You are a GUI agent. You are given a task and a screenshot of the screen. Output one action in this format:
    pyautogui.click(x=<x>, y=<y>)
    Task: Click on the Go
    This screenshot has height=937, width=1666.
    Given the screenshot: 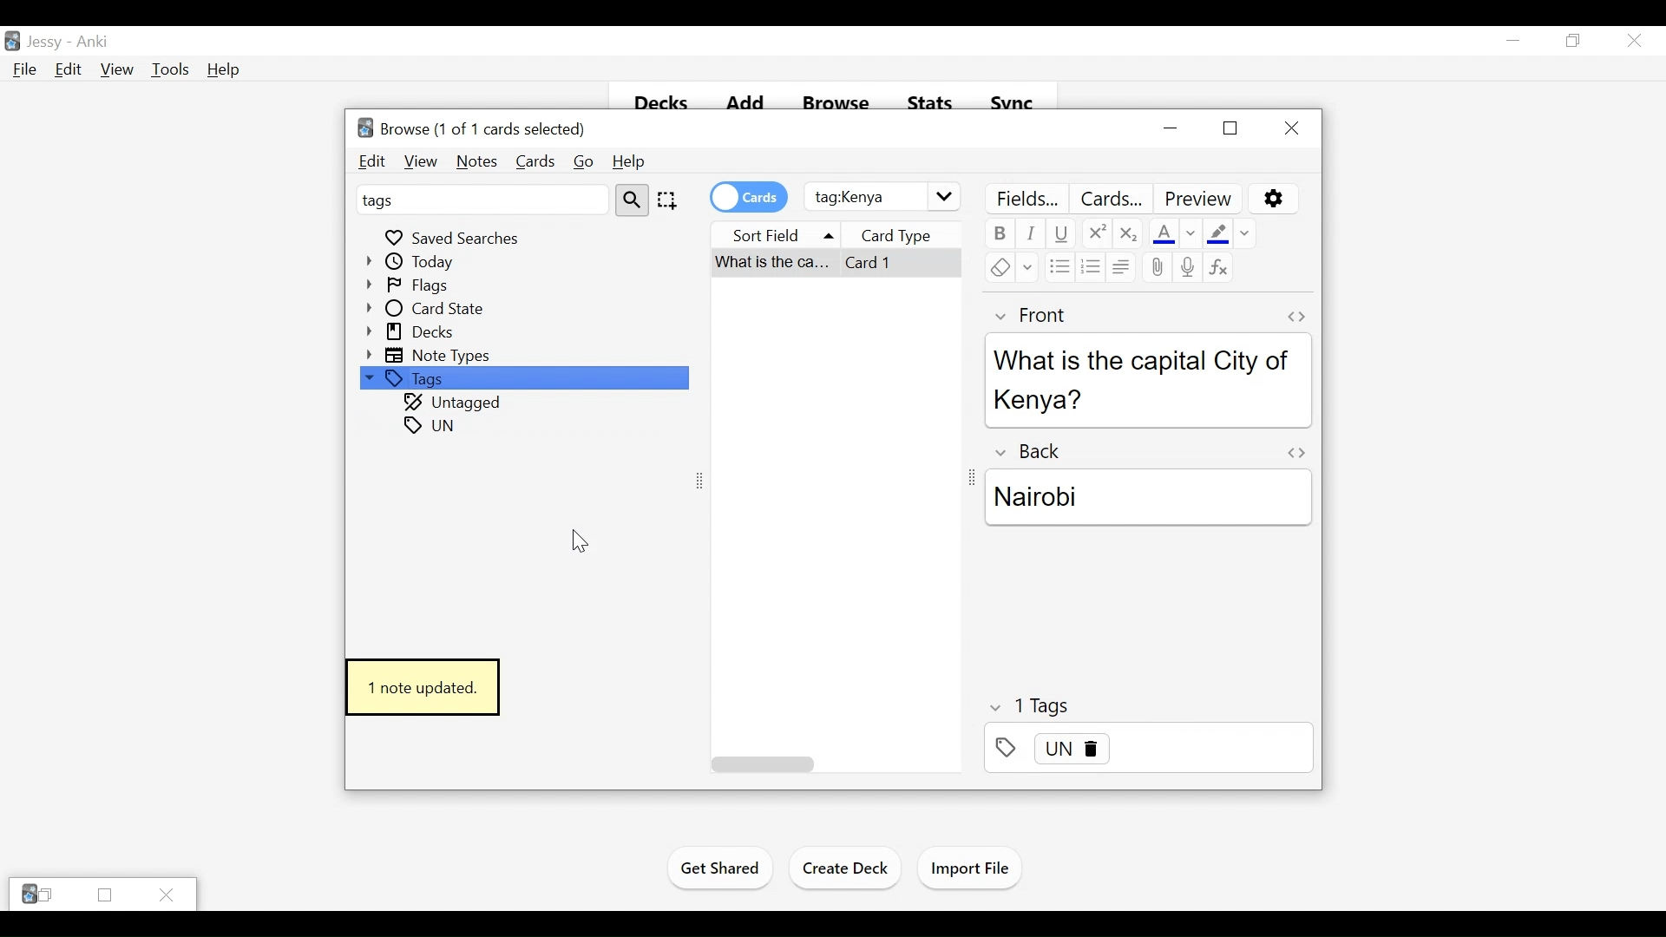 What is the action you would take?
    pyautogui.click(x=582, y=162)
    